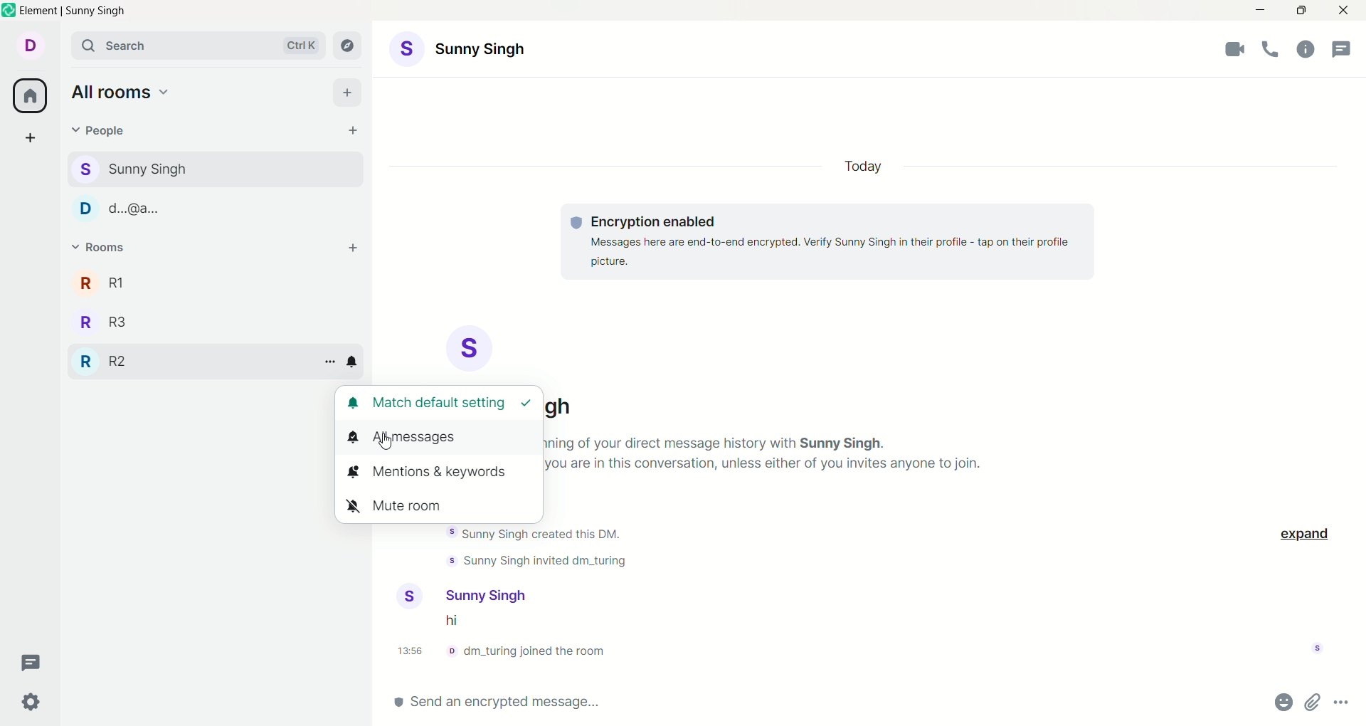  What do you see at coordinates (353, 248) in the screenshot?
I see `add` at bounding box center [353, 248].